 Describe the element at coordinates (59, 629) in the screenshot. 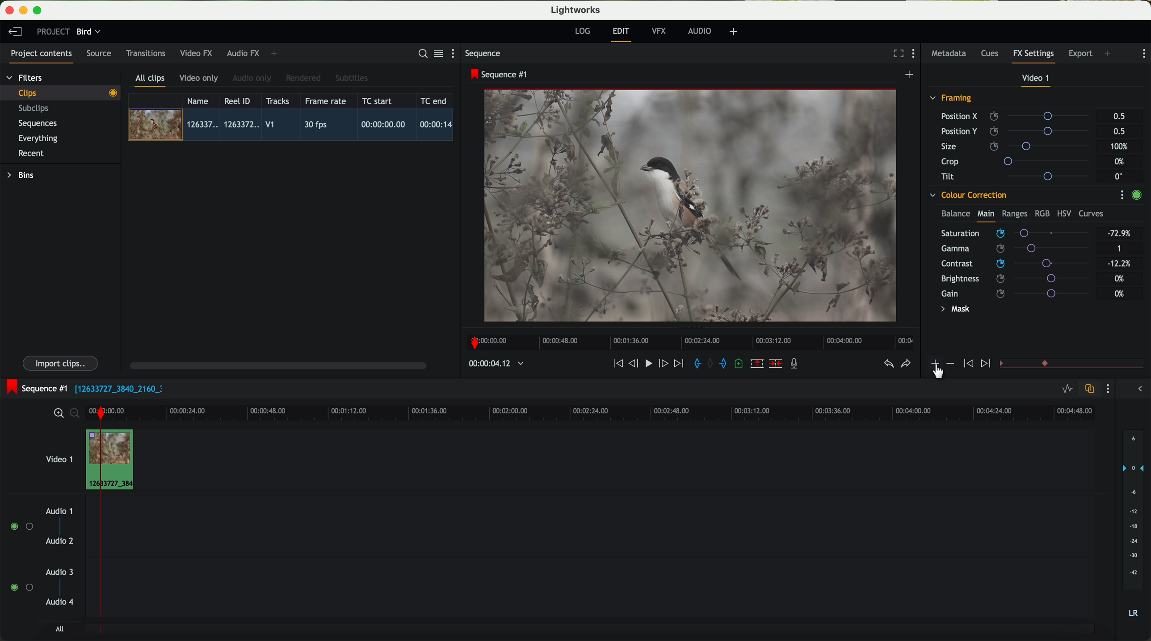

I see `all` at that location.